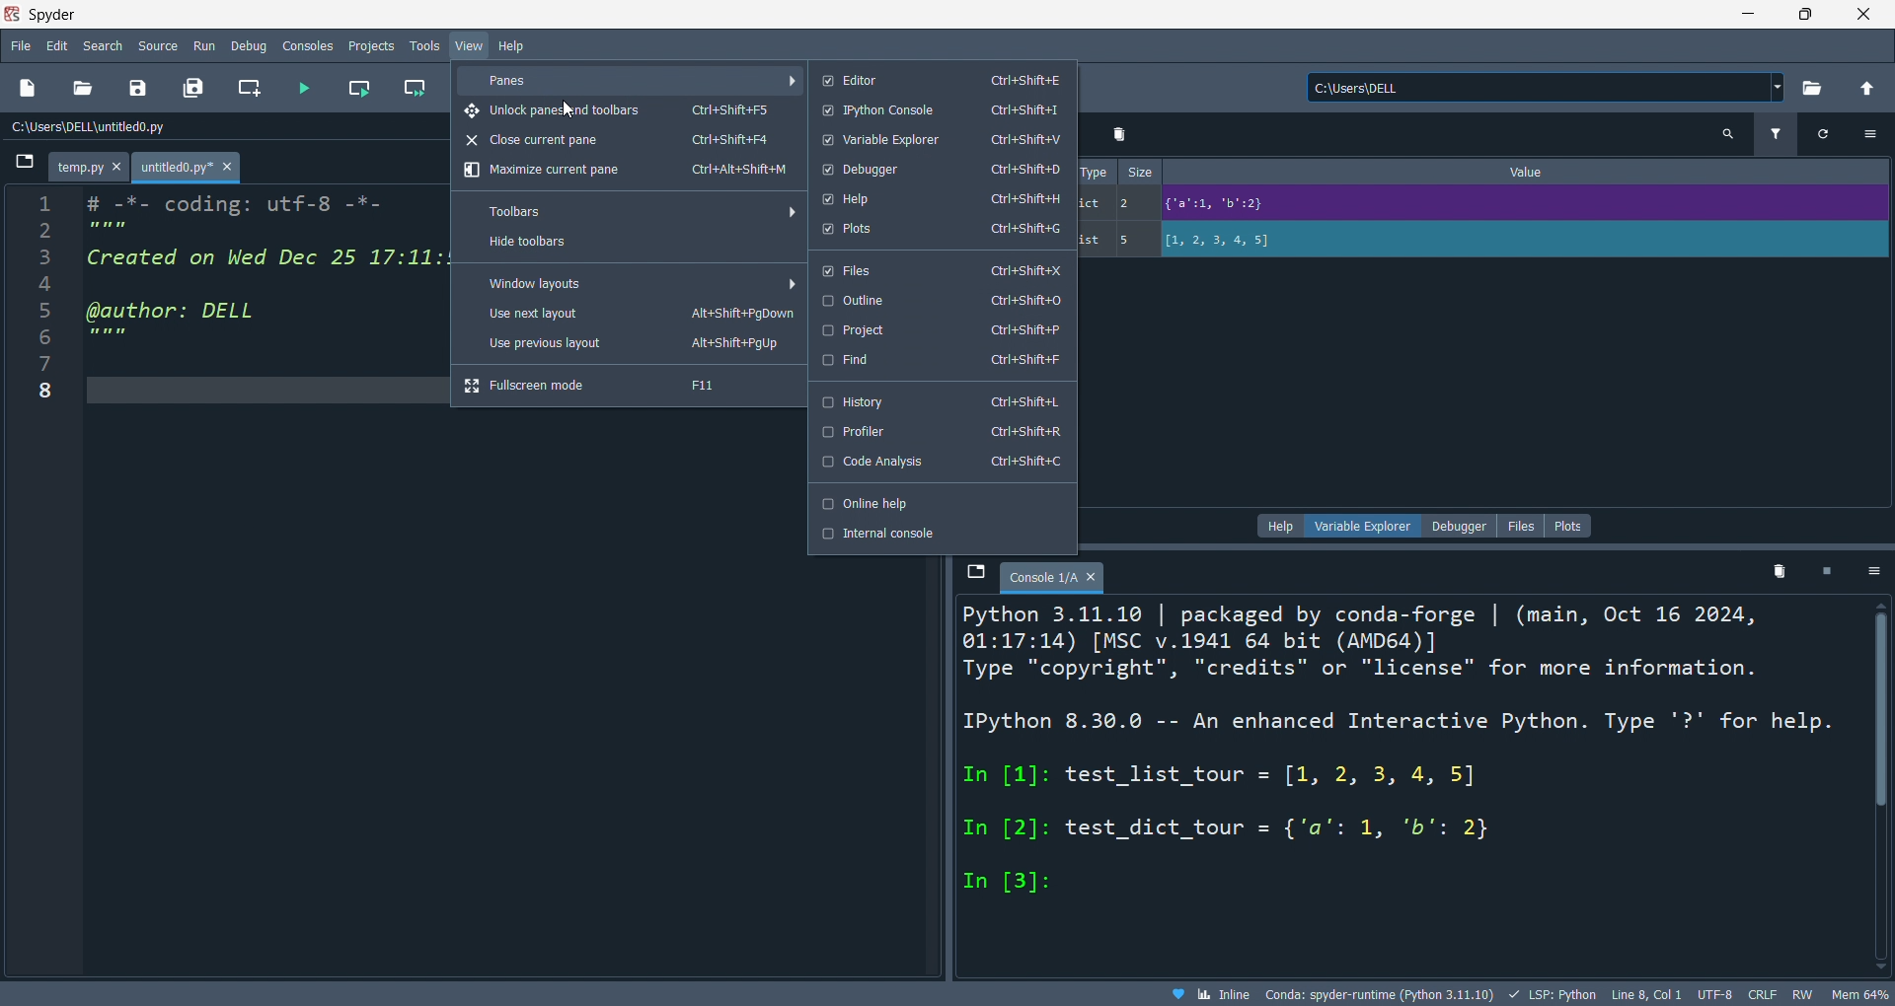  Describe the element at coordinates (369, 43) in the screenshot. I see `projects` at that location.